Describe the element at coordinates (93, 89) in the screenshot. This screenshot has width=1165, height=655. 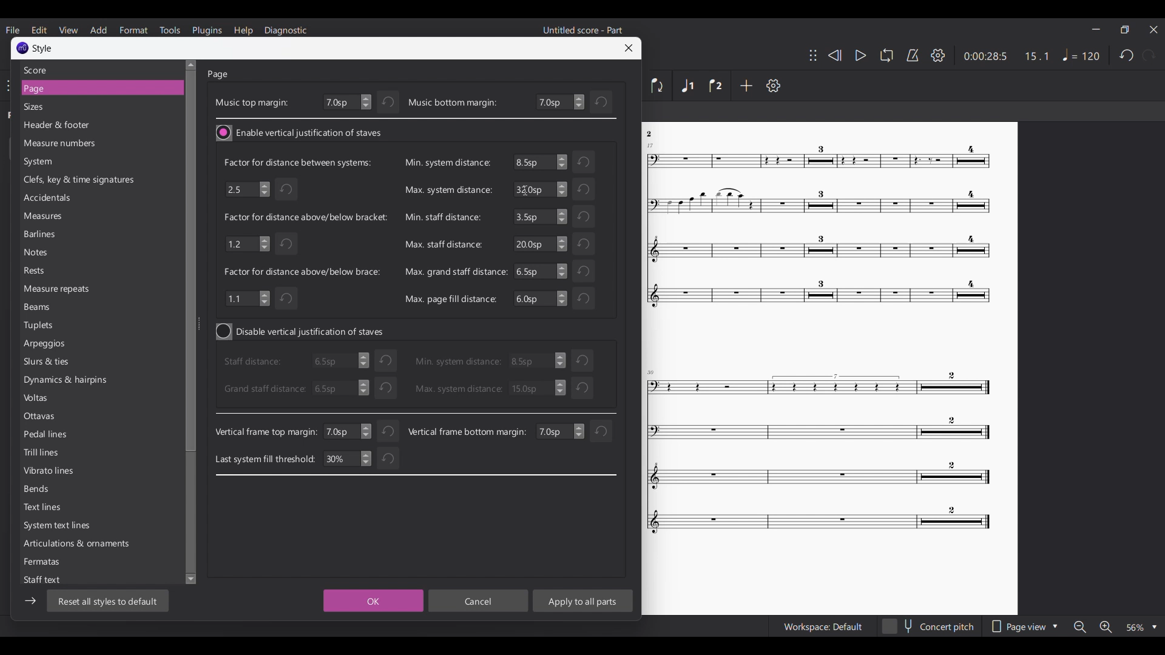
I see `Page` at that location.